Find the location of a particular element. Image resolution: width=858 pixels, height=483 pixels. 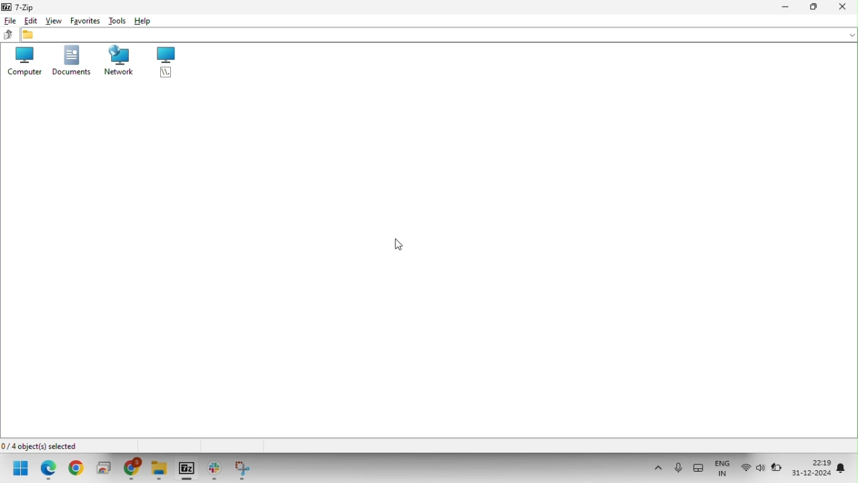

date and time is located at coordinates (812, 468).